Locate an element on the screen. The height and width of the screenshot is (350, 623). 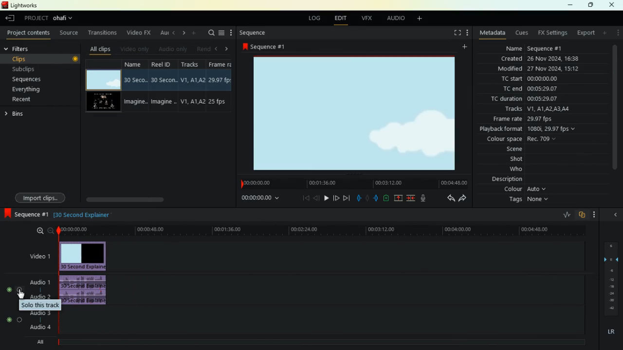
clips is located at coordinates (45, 59).